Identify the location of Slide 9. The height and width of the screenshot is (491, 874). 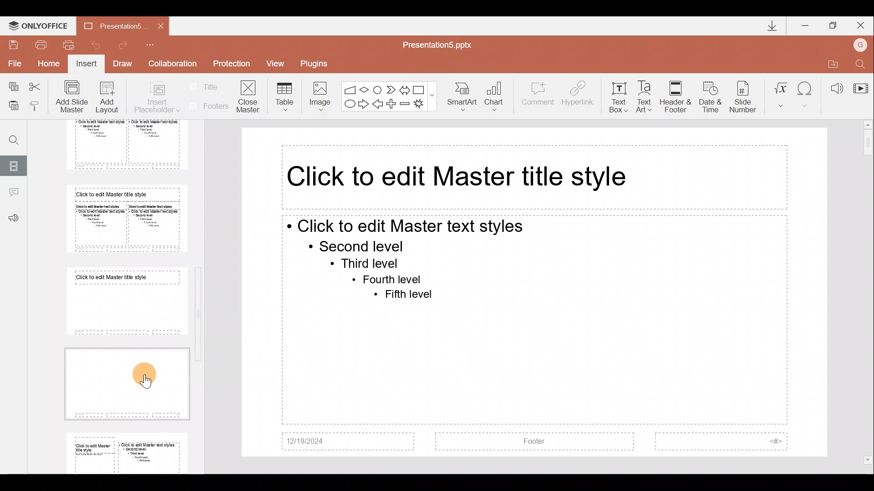
(129, 451).